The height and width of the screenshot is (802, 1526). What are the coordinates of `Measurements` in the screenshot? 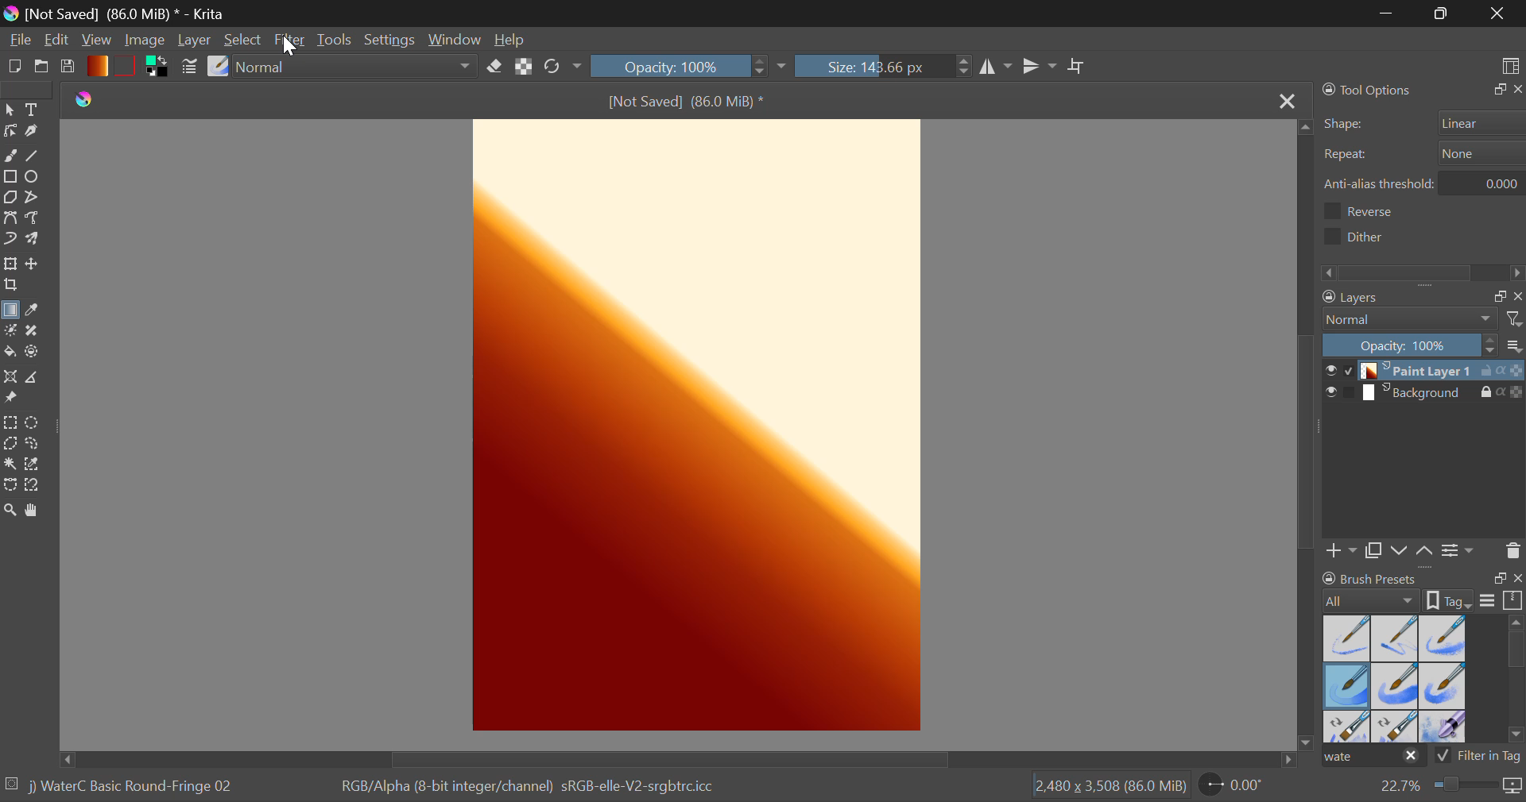 It's located at (41, 377).